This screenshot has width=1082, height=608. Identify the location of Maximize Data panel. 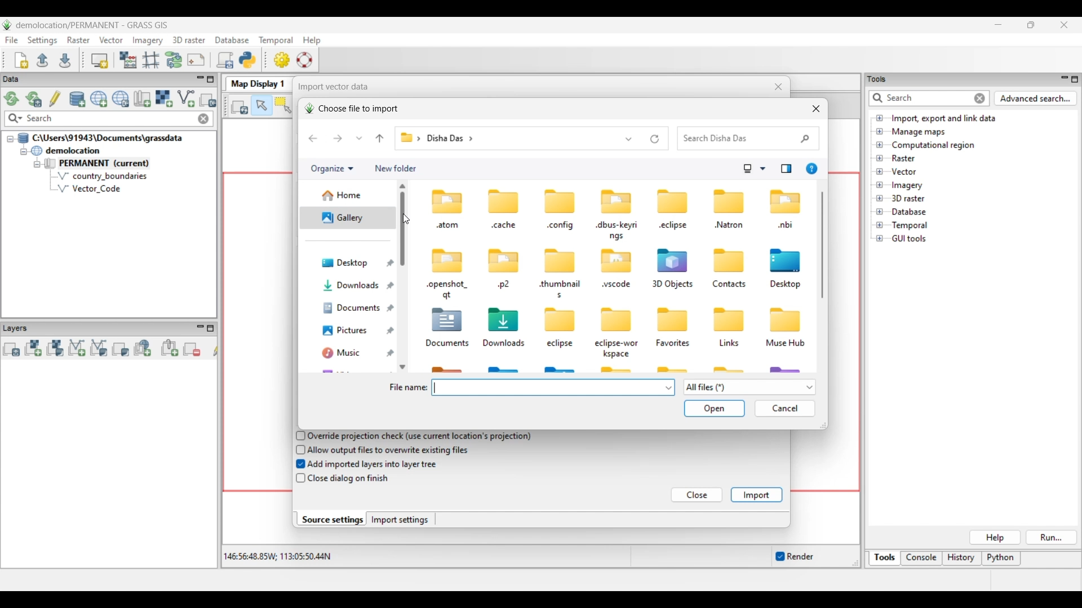
(211, 79).